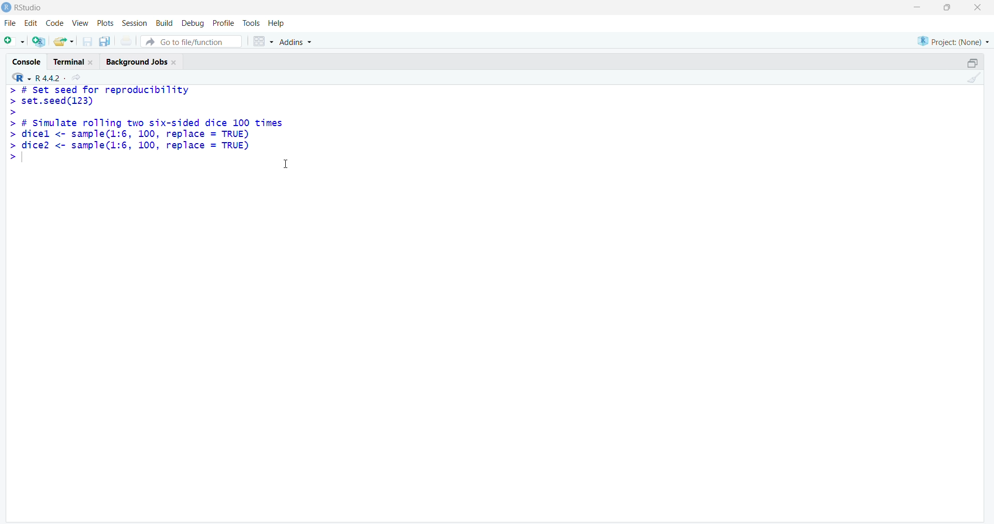  I want to click on project (none), so click(953, 42).